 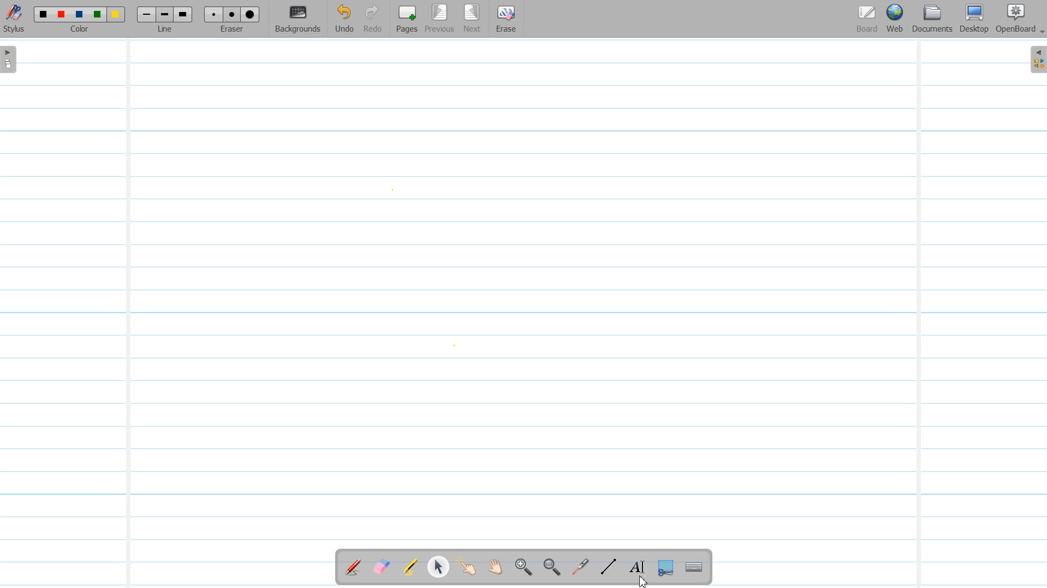 What do you see at coordinates (406, 19) in the screenshot?
I see `Pages` at bounding box center [406, 19].